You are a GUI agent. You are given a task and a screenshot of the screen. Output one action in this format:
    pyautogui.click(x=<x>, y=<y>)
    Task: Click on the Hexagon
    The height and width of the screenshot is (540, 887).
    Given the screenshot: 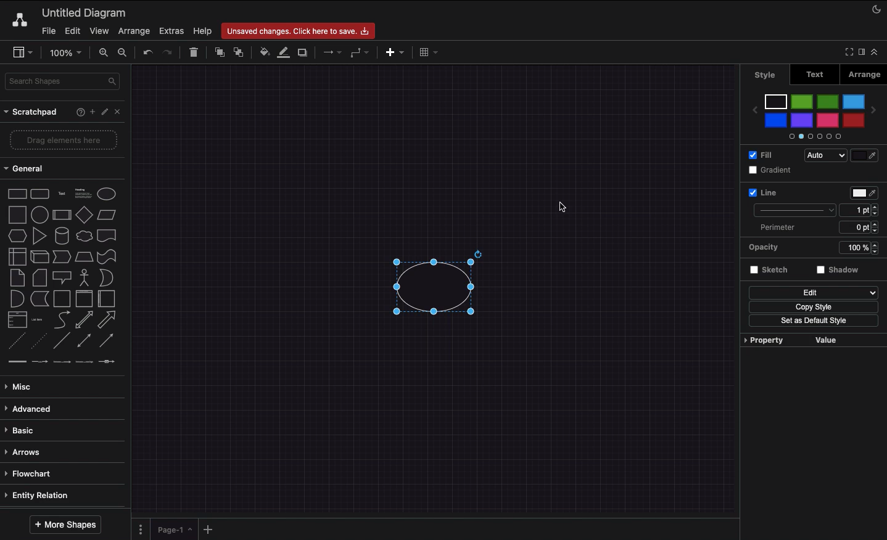 What is the action you would take?
    pyautogui.click(x=17, y=236)
    